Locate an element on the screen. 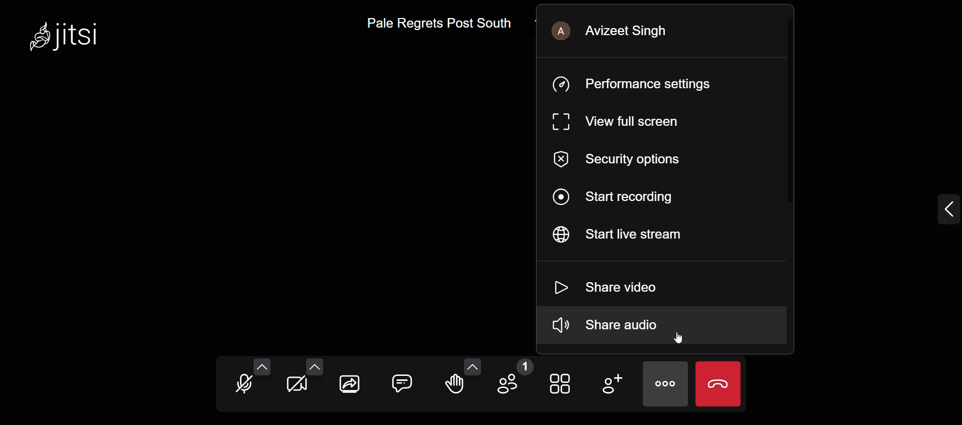 The height and width of the screenshot is (425, 962). participants is located at coordinates (515, 378).